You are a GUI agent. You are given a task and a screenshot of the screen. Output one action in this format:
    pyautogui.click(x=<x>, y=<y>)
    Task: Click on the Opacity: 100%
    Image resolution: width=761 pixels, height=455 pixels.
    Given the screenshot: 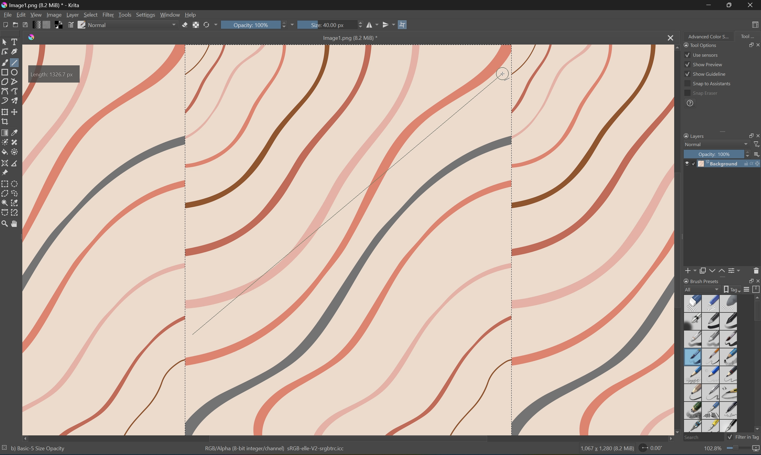 What is the action you would take?
    pyautogui.click(x=254, y=25)
    